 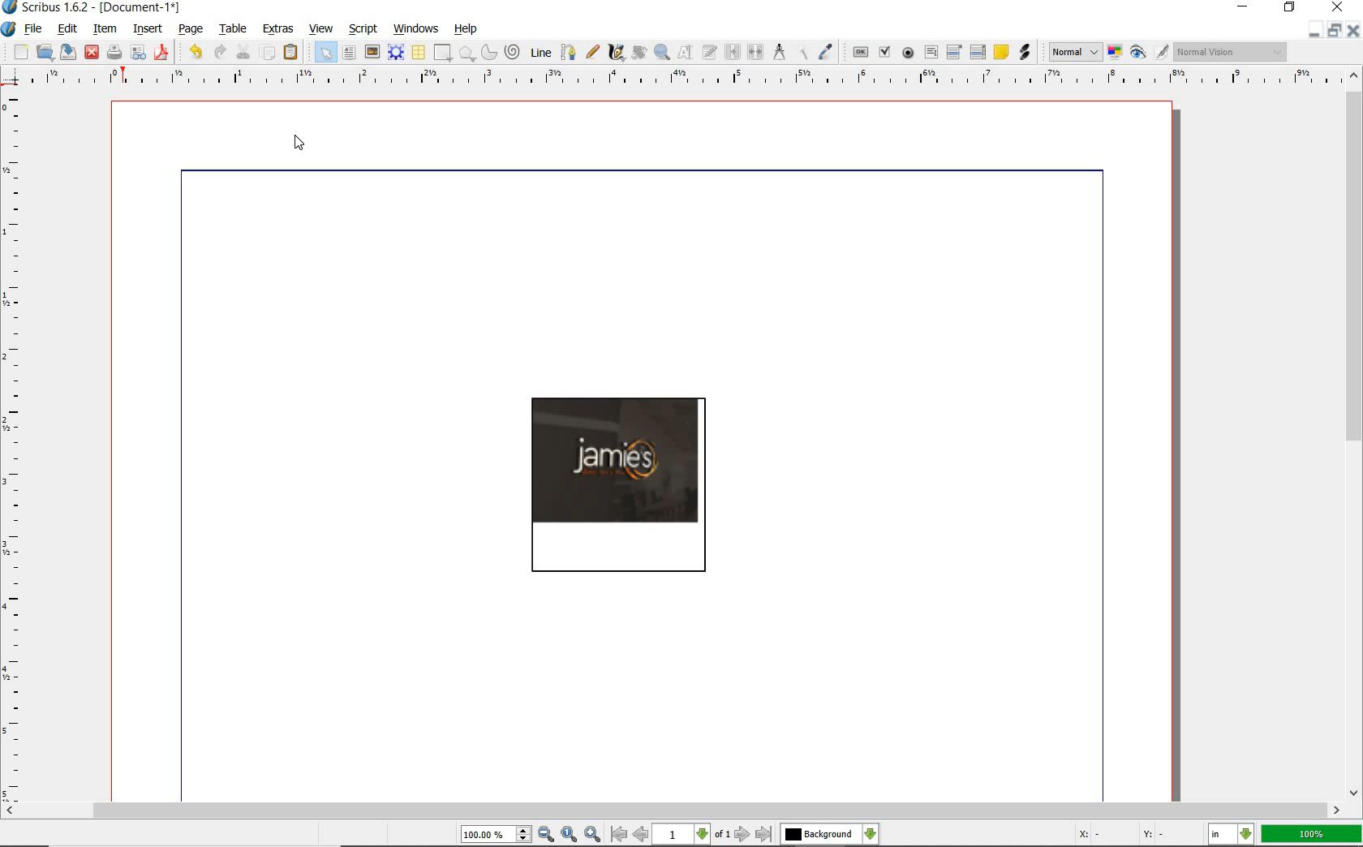 What do you see at coordinates (68, 29) in the screenshot?
I see `edit` at bounding box center [68, 29].